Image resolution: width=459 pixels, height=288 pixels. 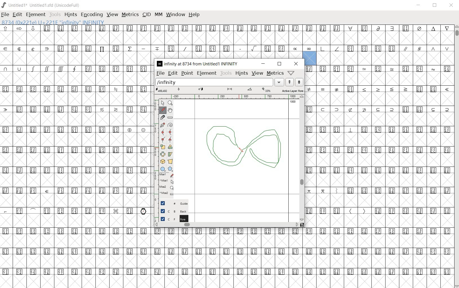 What do you see at coordinates (227, 241) in the screenshot?
I see `empty glyph slots` at bounding box center [227, 241].